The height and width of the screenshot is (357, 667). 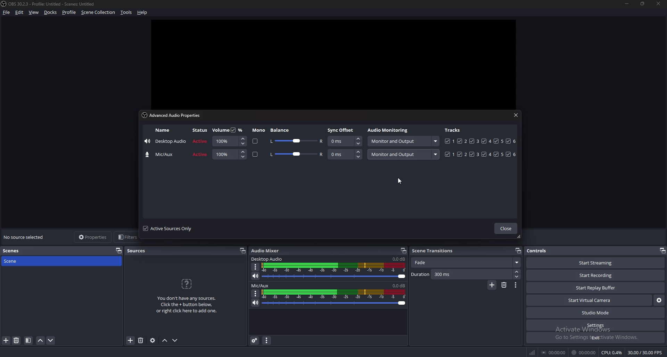 I want to click on sync offset adjust, so click(x=345, y=154).